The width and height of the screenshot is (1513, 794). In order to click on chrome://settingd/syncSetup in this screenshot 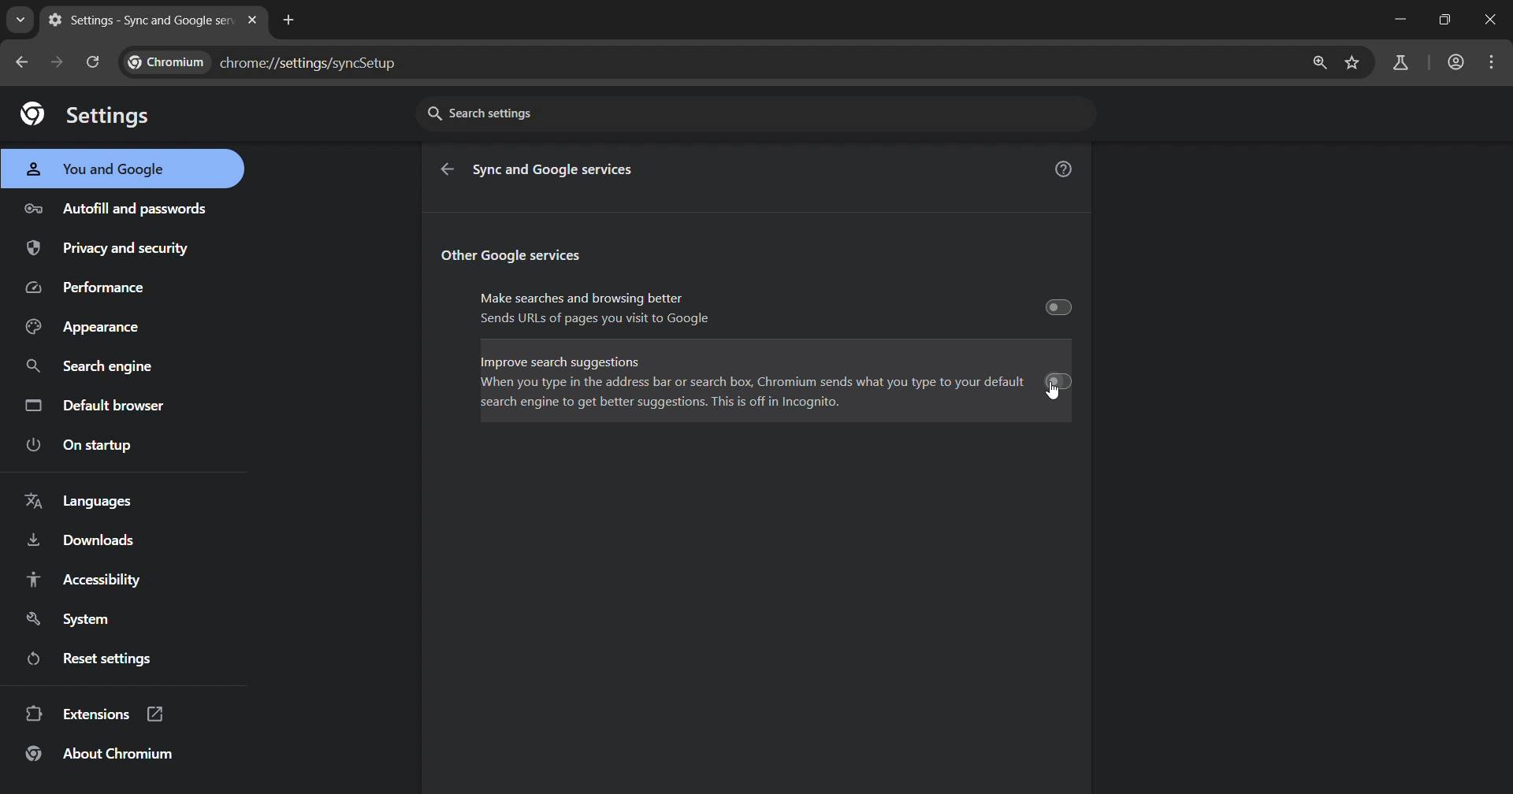, I will do `click(266, 61)`.